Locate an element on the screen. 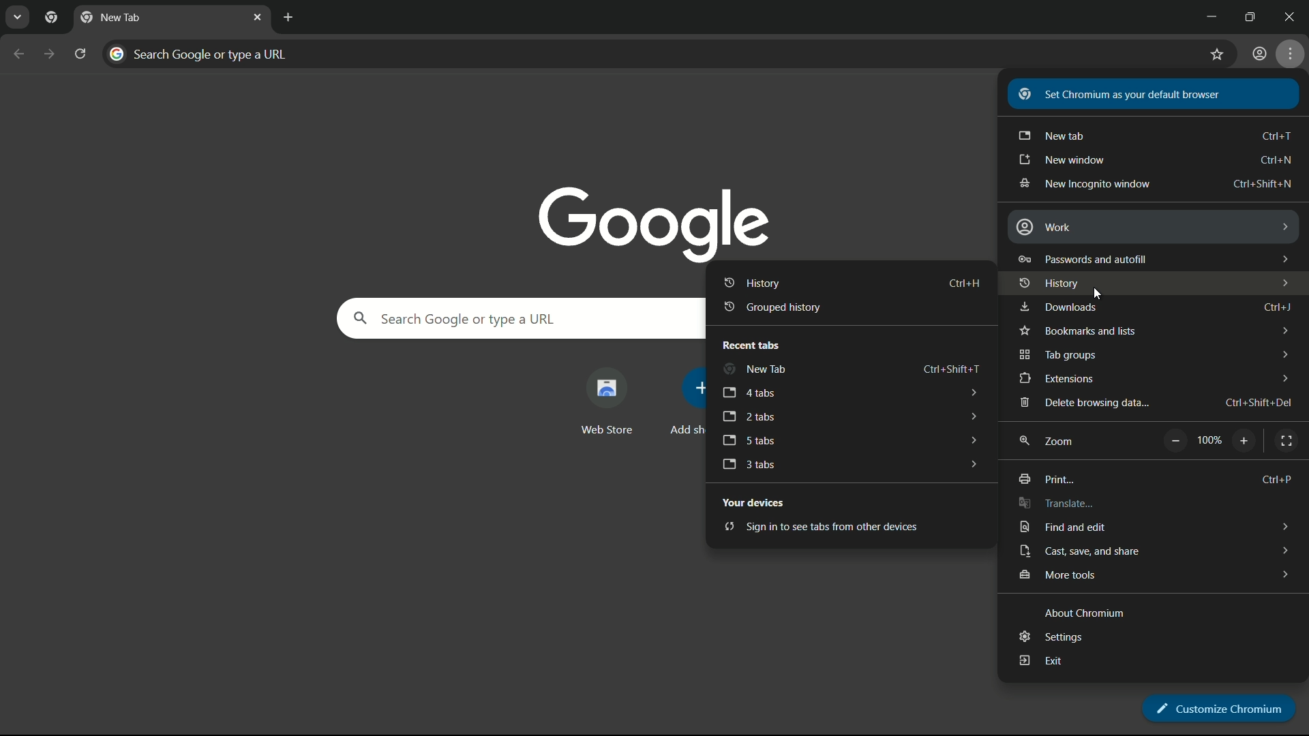  set chromium as your default browser is located at coordinates (1130, 95).